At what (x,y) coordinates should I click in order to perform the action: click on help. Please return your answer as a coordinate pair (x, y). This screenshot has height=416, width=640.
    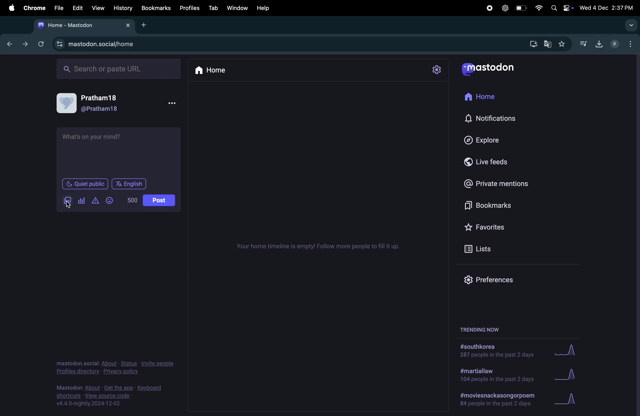
    Looking at the image, I should click on (262, 8).